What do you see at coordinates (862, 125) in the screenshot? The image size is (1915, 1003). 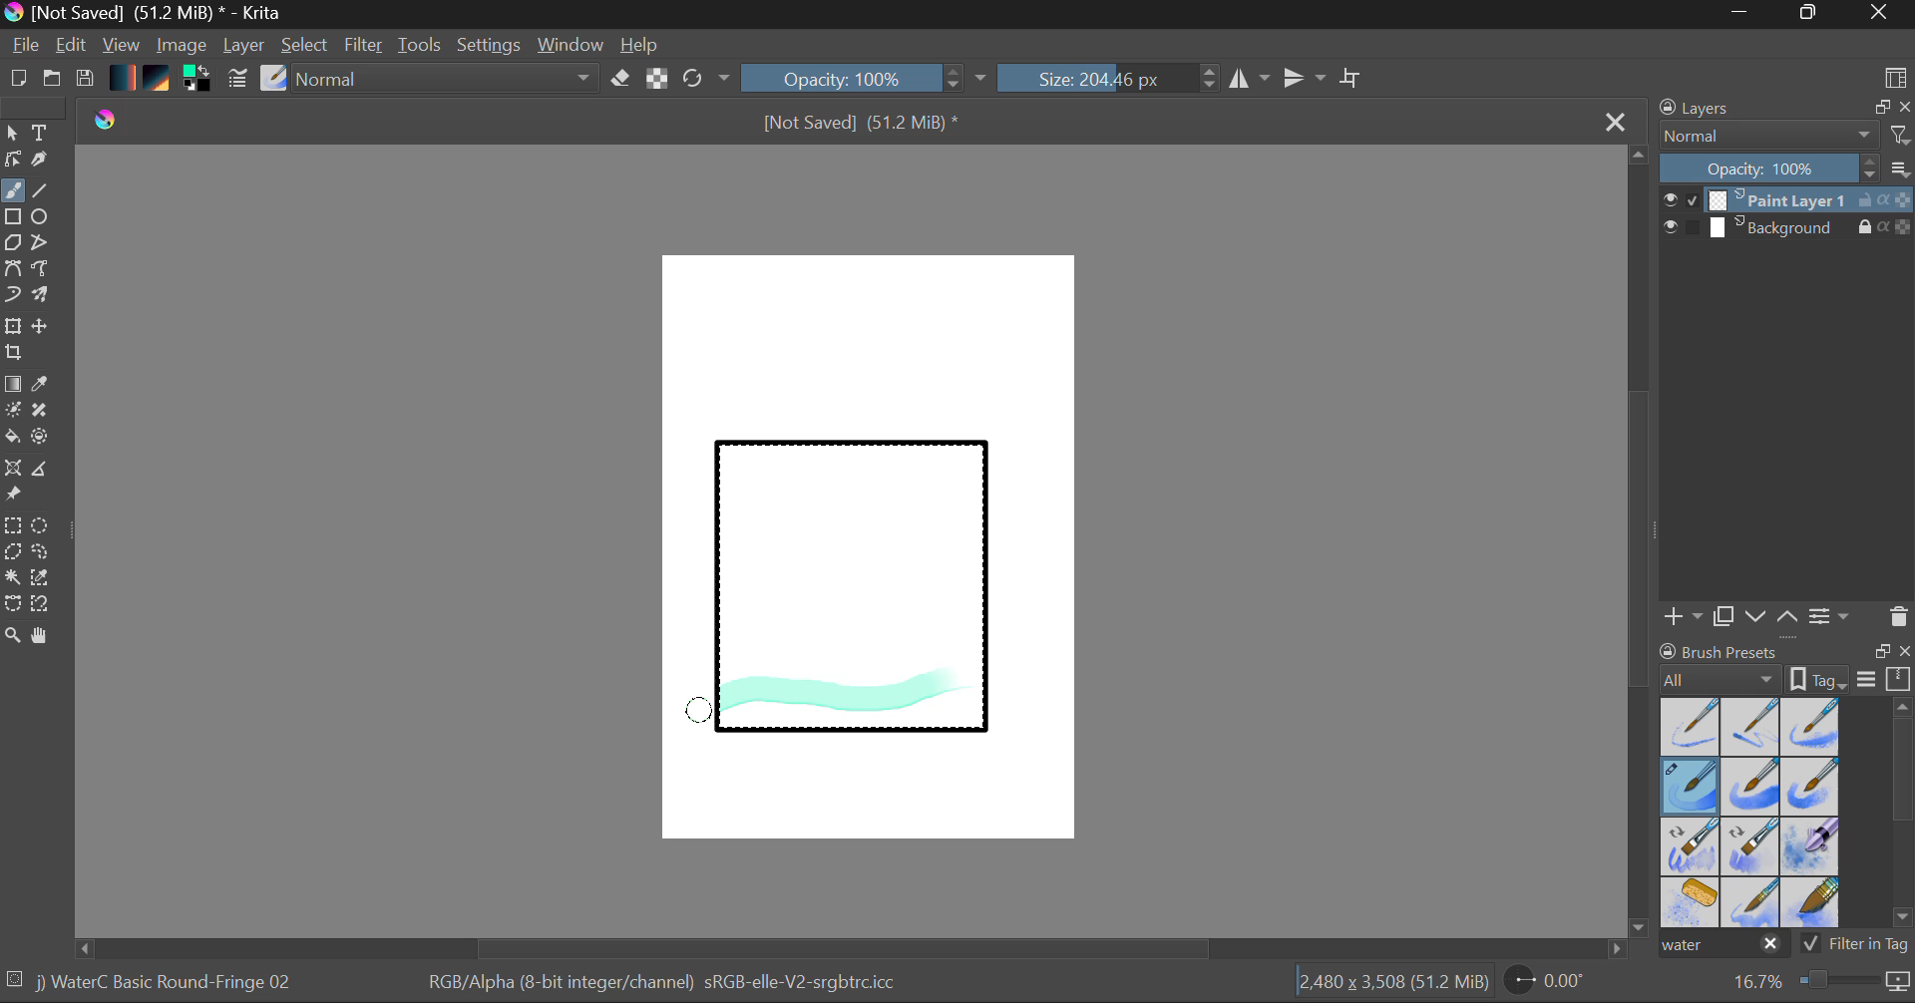 I see `File Name & Size` at bounding box center [862, 125].